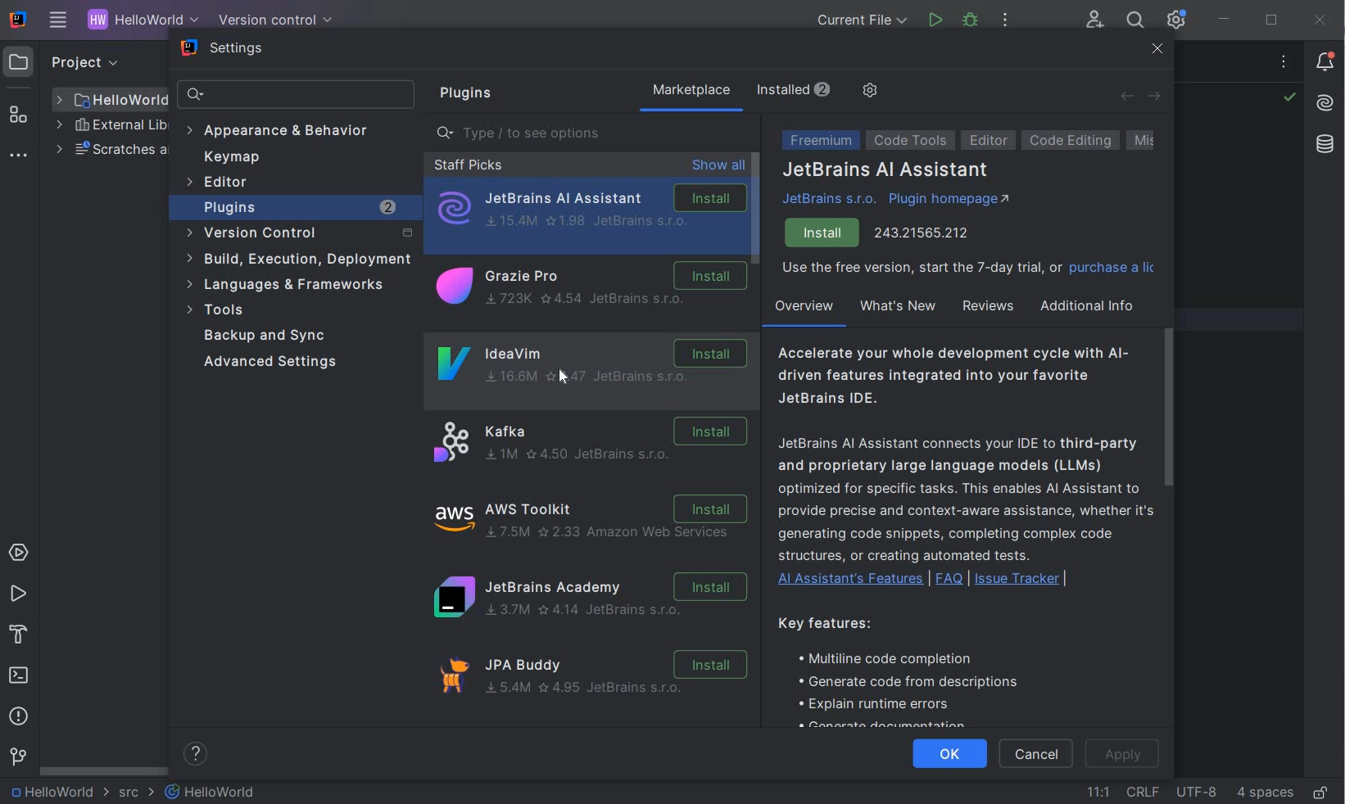 This screenshot has width=1345, height=804. What do you see at coordinates (588, 288) in the screenshot?
I see `Grazier Pro Installation` at bounding box center [588, 288].